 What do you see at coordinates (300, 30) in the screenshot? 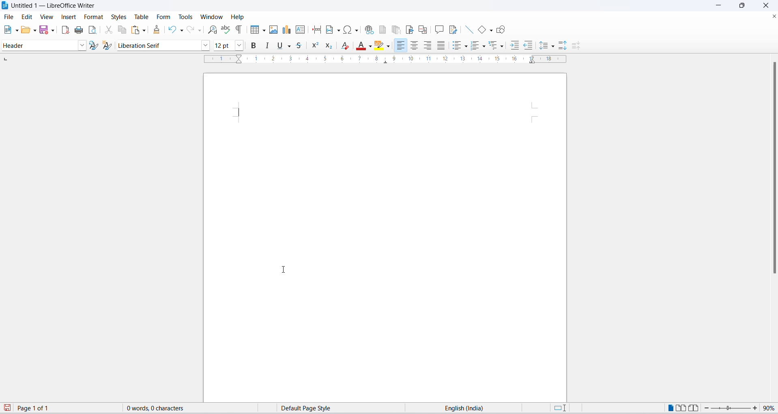
I see `insert text` at bounding box center [300, 30].